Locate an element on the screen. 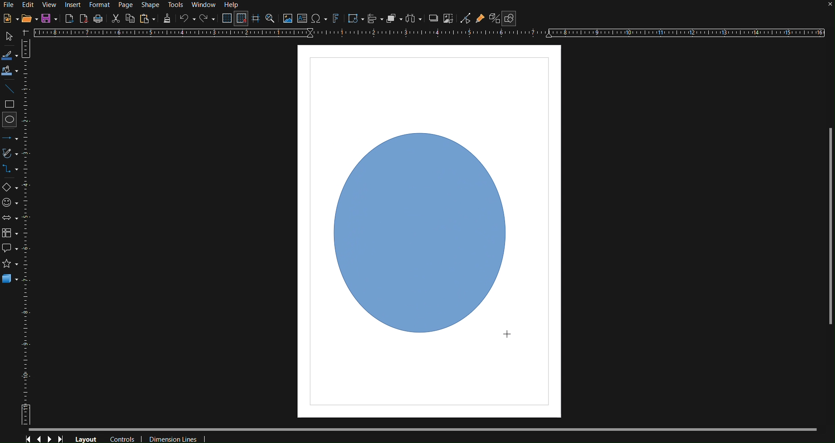  Flowchart is located at coordinates (12, 232).